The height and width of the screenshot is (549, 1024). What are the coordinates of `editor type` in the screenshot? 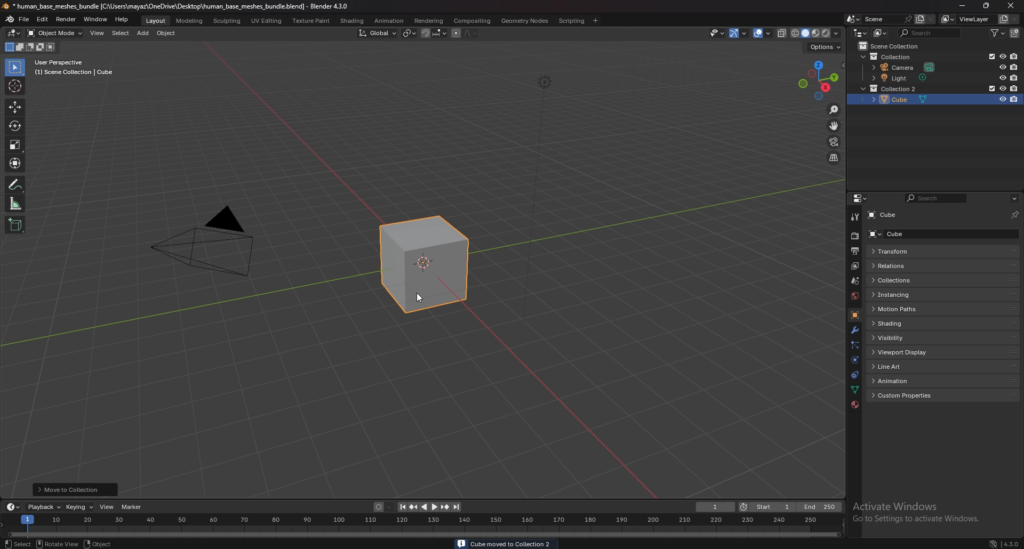 It's located at (860, 33).